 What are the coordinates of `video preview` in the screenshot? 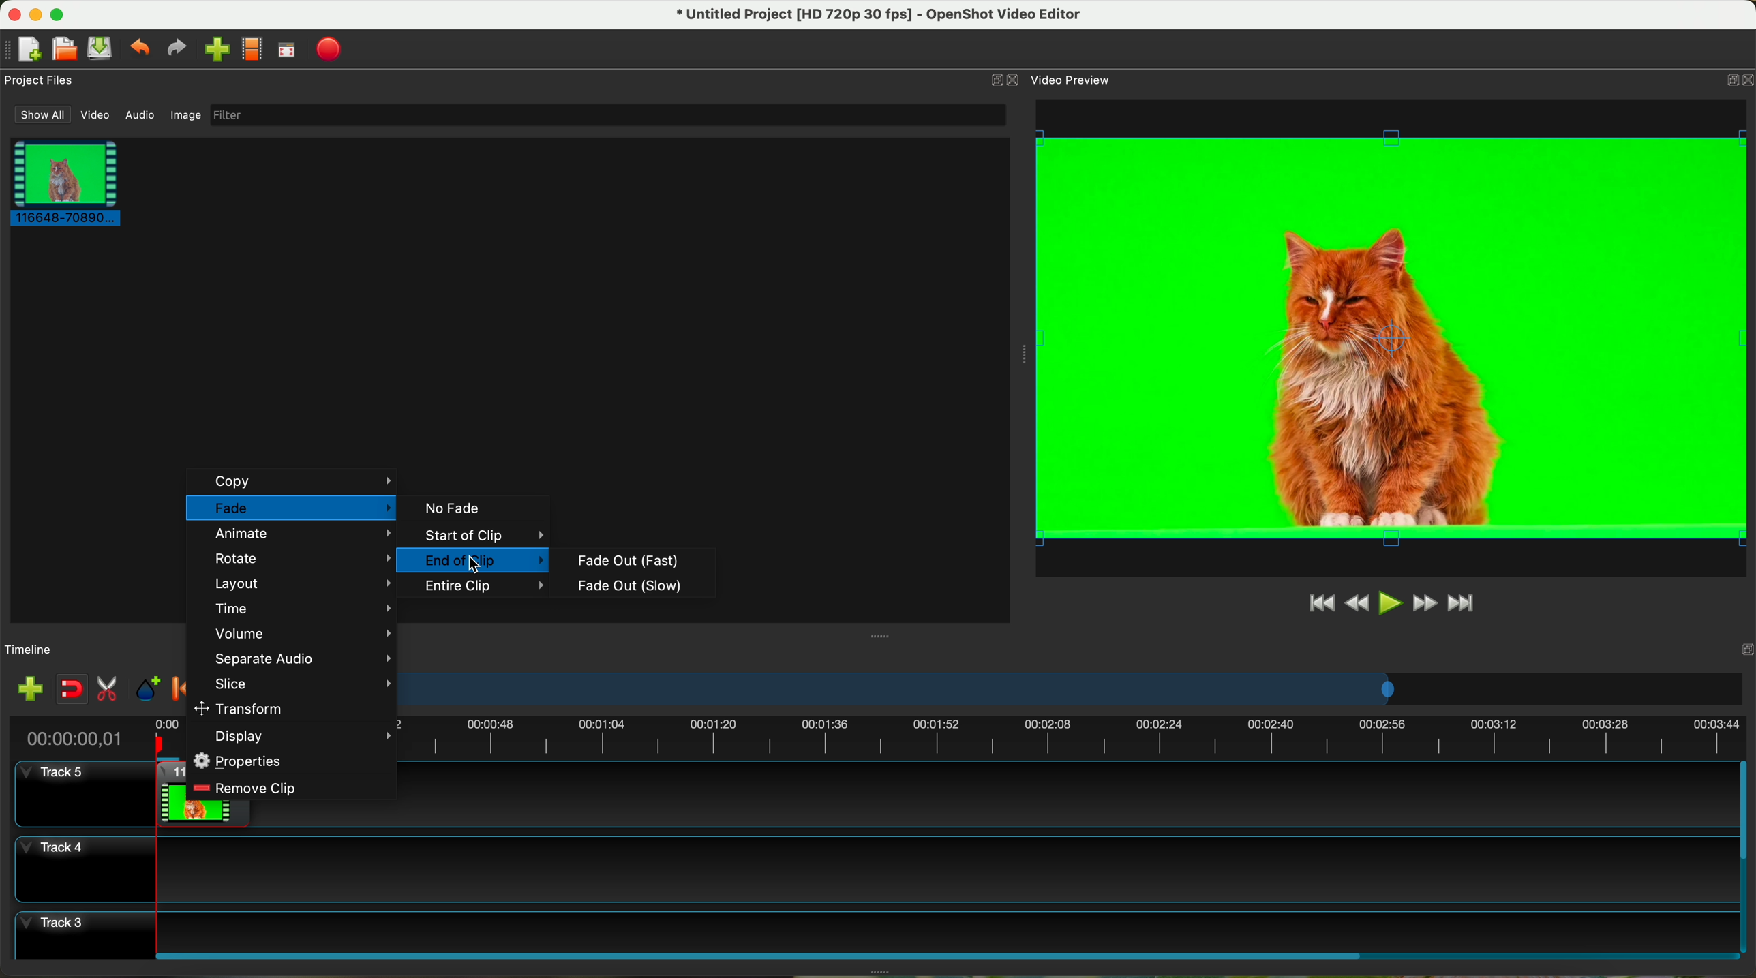 It's located at (1073, 79).